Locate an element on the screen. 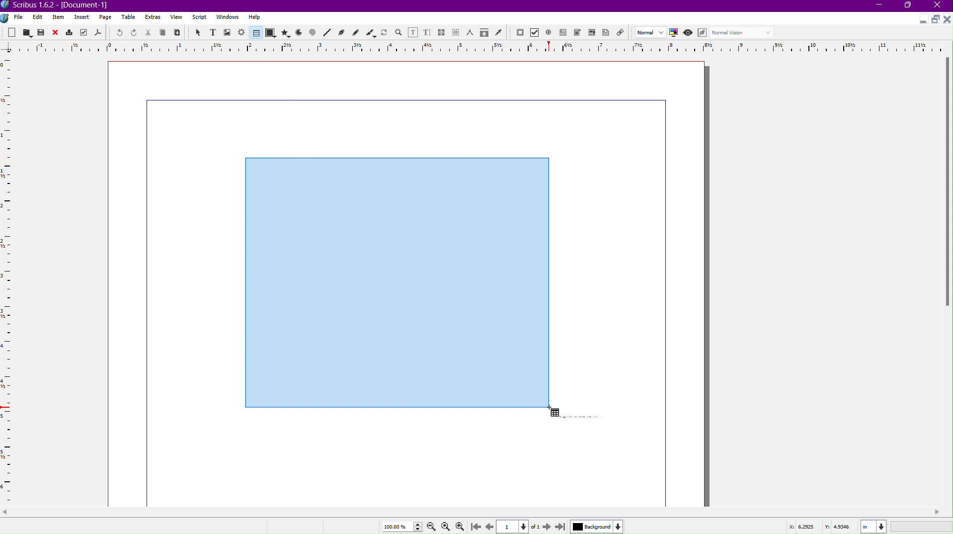 The width and height of the screenshot is (953, 534). Toggle Color Management System is located at coordinates (675, 34).